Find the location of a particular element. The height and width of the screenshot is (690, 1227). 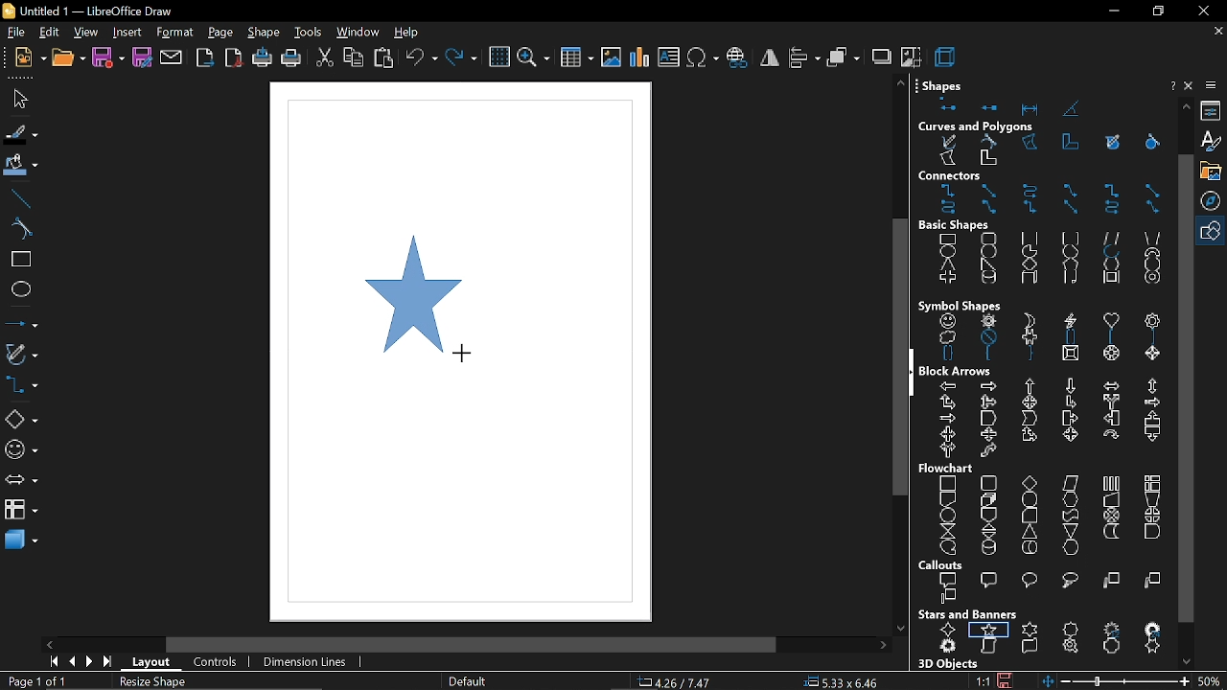

restore down is located at coordinates (1160, 12).